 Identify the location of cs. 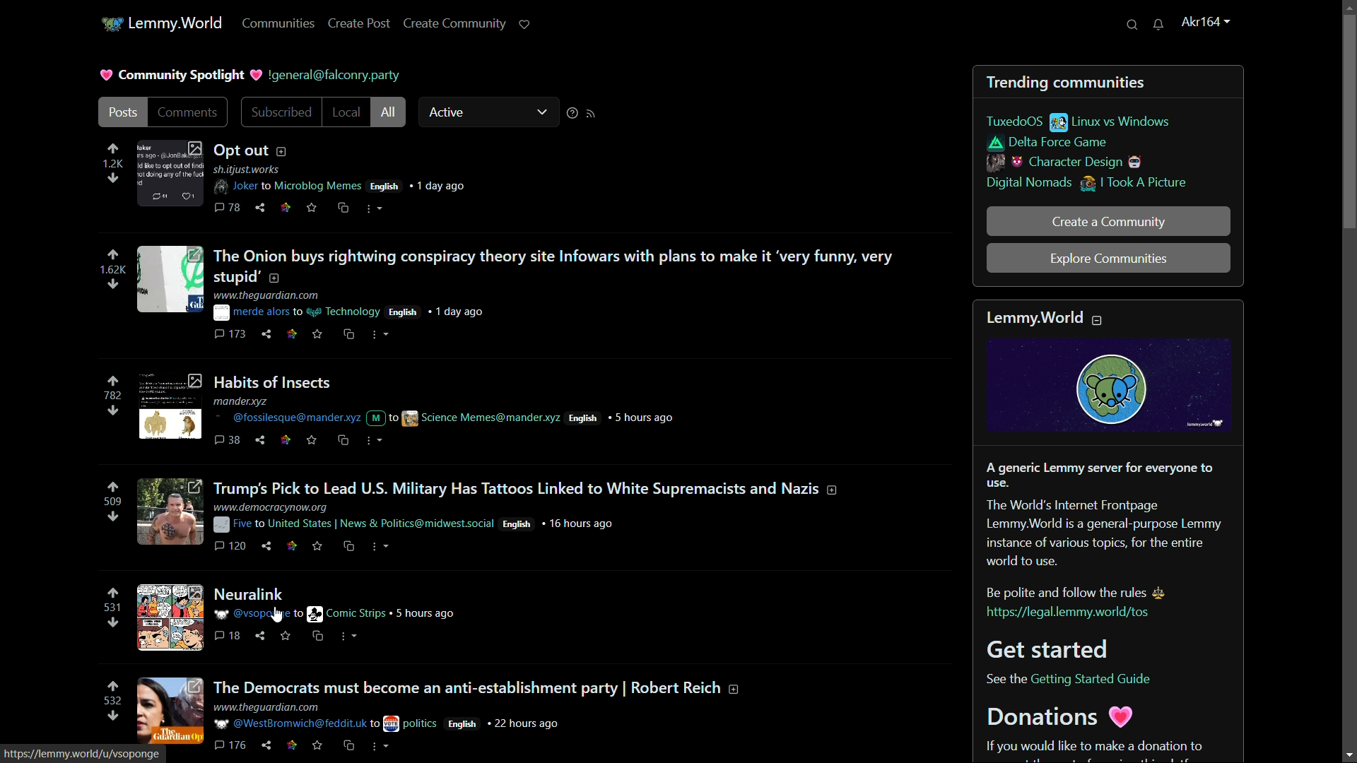
(318, 636).